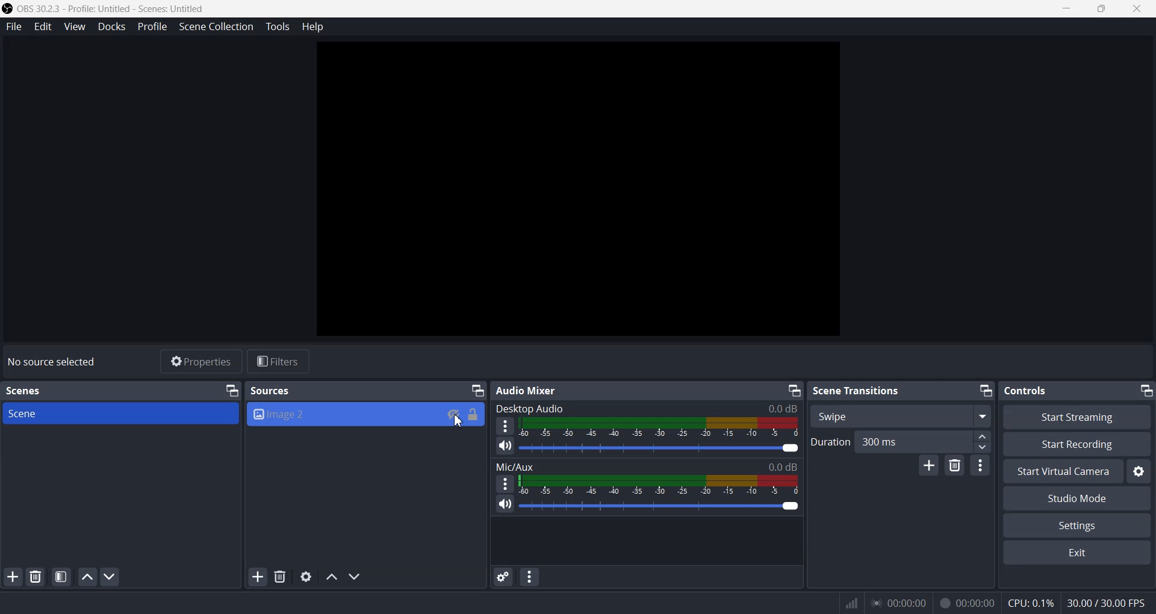 Image resolution: width=1156 pixels, height=614 pixels. Describe the element at coordinates (529, 389) in the screenshot. I see `Audio Mixer` at that location.